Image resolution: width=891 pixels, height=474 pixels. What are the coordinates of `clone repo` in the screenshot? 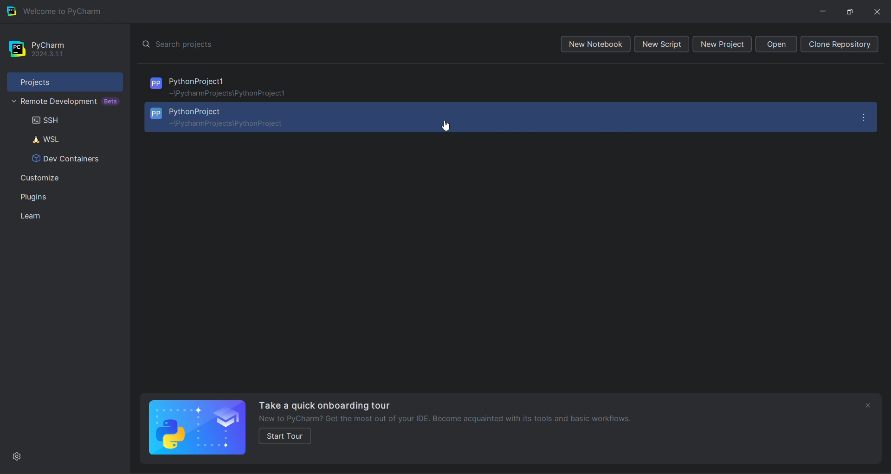 It's located at (841, 45).